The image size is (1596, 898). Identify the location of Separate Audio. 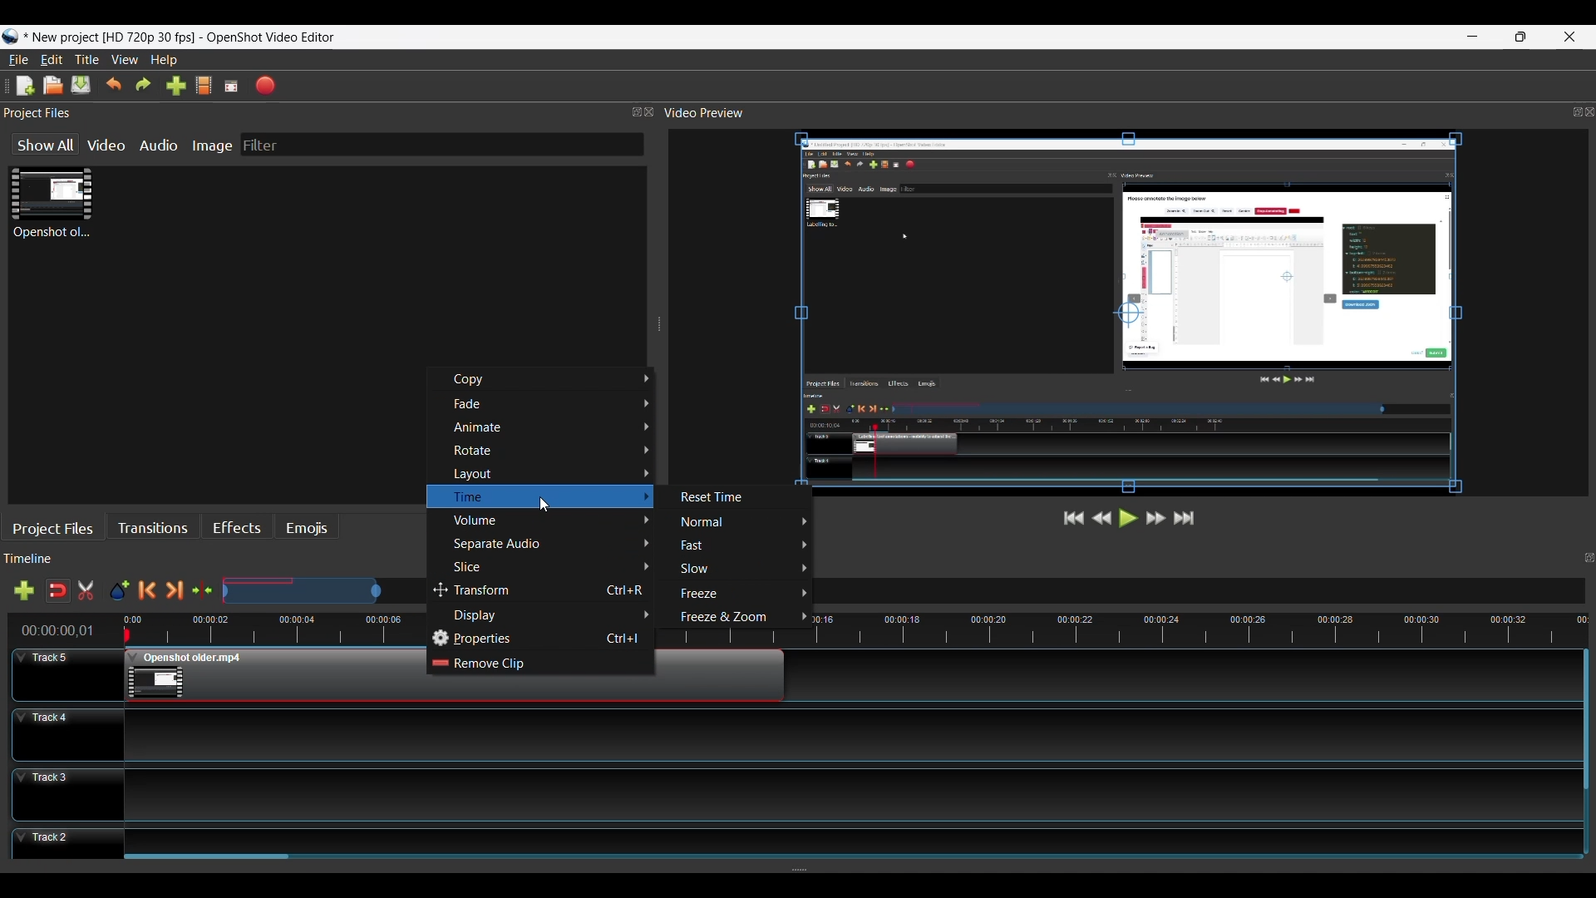
(550, 546).